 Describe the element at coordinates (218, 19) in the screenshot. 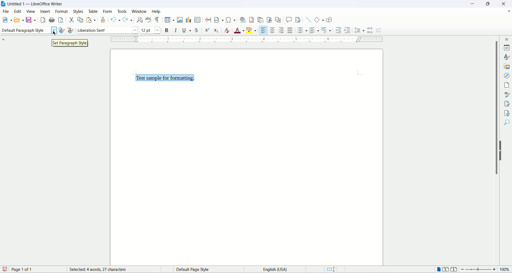

I see `insert field` at that location.